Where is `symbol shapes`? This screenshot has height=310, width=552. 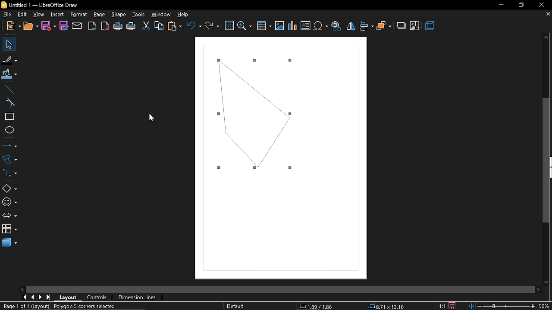
symbol shapes is located at coordinates (9, 202).